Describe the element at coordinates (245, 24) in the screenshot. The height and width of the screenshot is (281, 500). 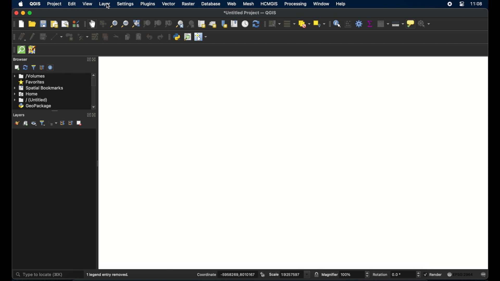
I see `temporal controller panel` at that location.